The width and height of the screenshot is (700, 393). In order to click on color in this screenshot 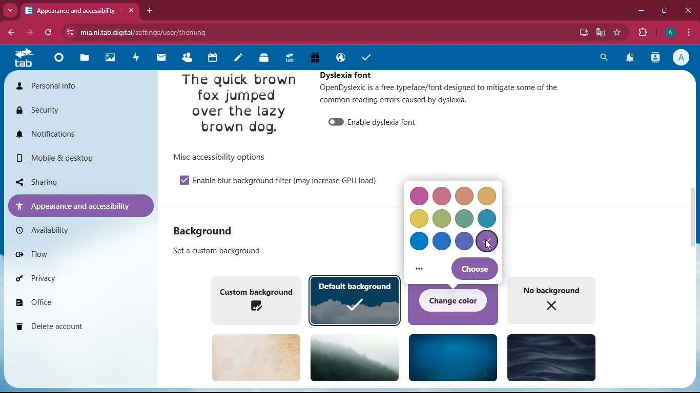, I will do `click(418, 219)`.